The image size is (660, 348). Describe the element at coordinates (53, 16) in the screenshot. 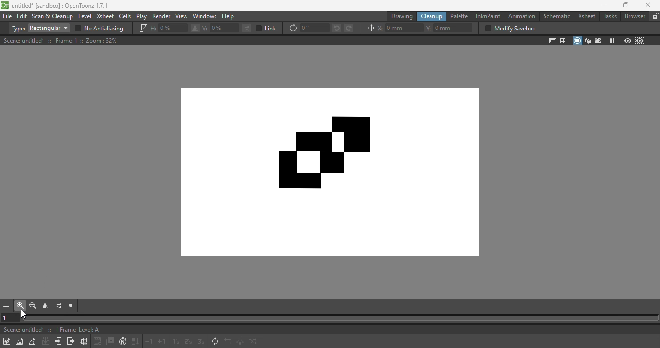

I see `Scan & Cleanup` at that location.